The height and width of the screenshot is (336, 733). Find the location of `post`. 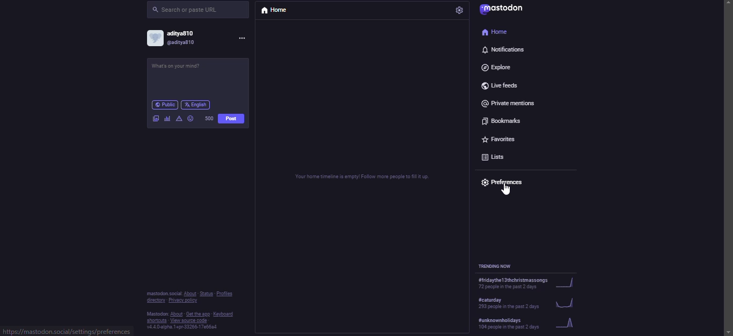

post is located at coordinates (233, 120).